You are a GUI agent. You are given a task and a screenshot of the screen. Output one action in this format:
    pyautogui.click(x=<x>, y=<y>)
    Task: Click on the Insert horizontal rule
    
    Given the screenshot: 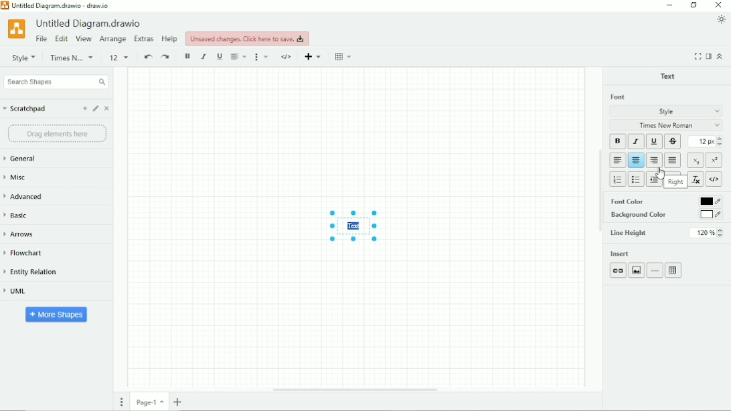 What is the action you would take?
    pyautogui.click(x=655, y=270)
    